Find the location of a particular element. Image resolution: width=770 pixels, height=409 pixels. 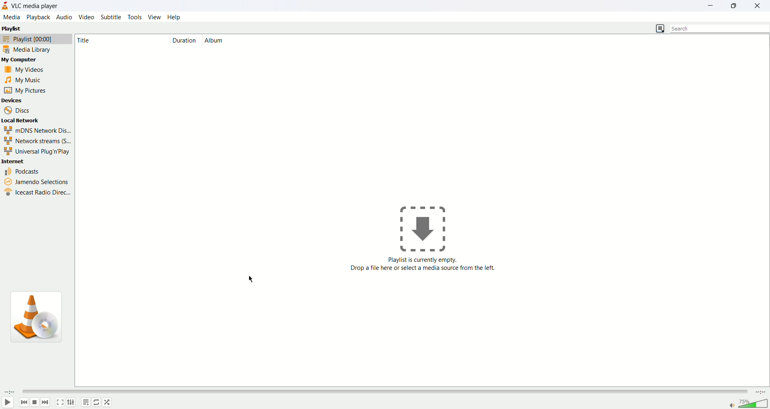

cursor is located at coordinates (251, 280).